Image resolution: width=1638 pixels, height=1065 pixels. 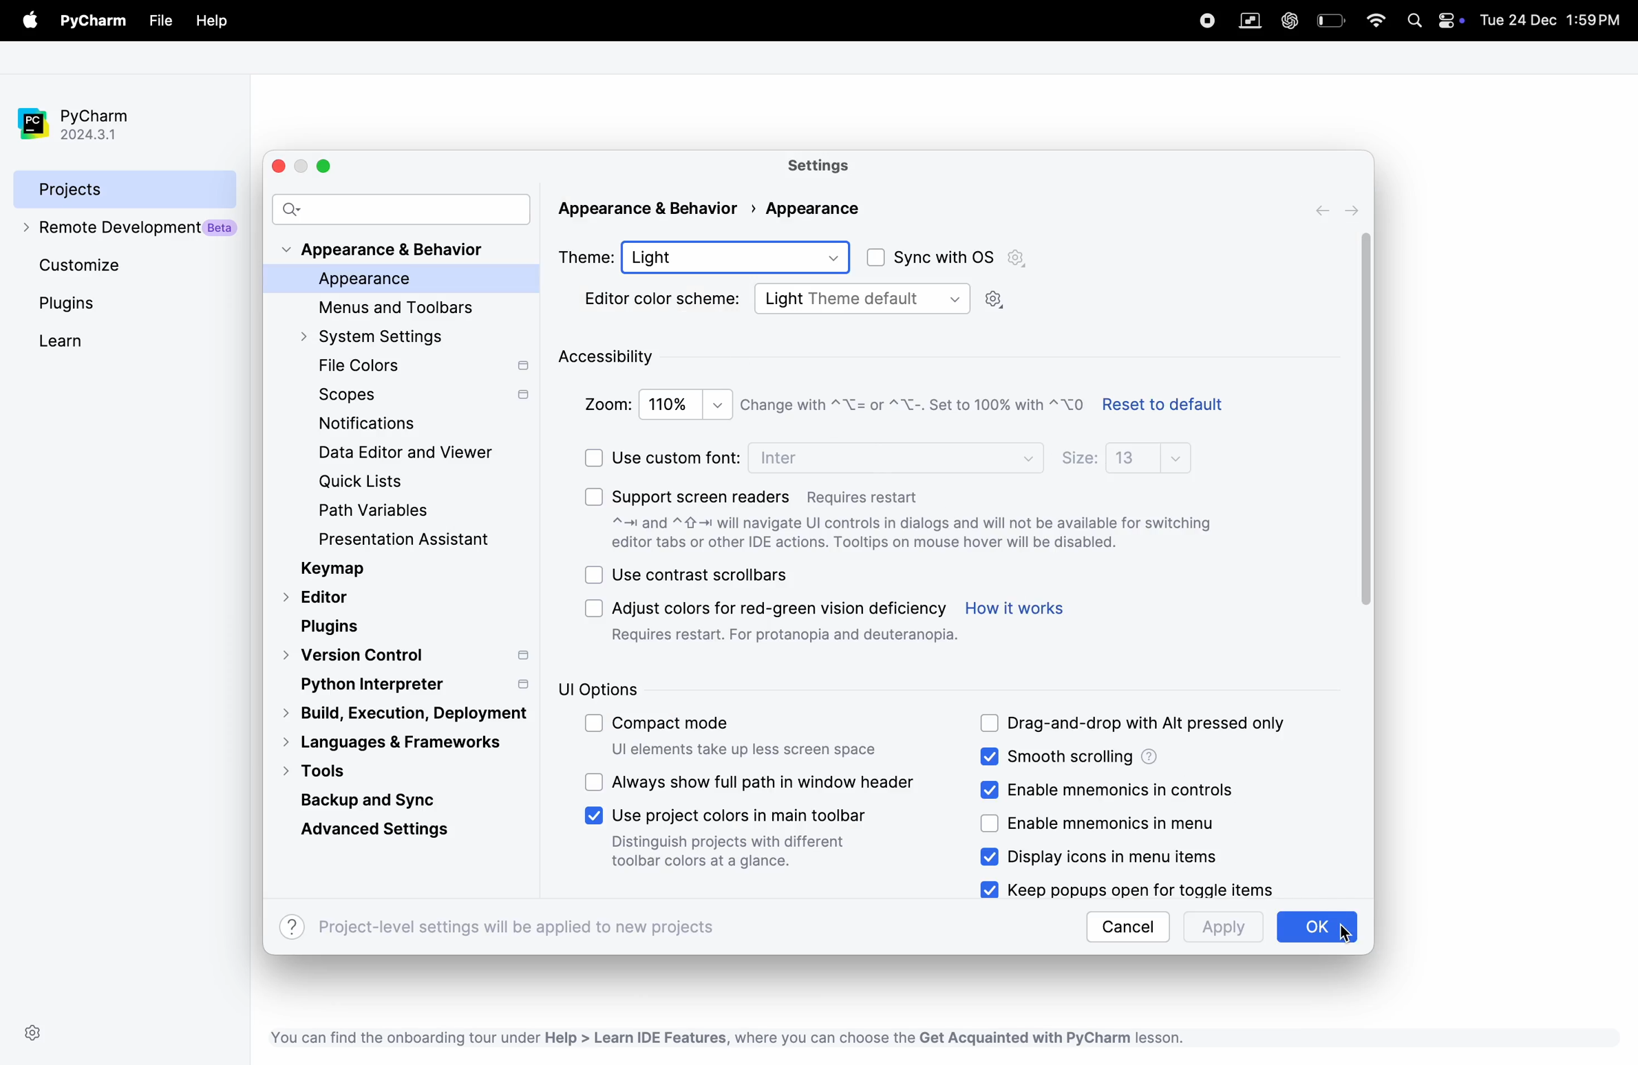 I want to click on Zoom, so click(x=604, y=403).